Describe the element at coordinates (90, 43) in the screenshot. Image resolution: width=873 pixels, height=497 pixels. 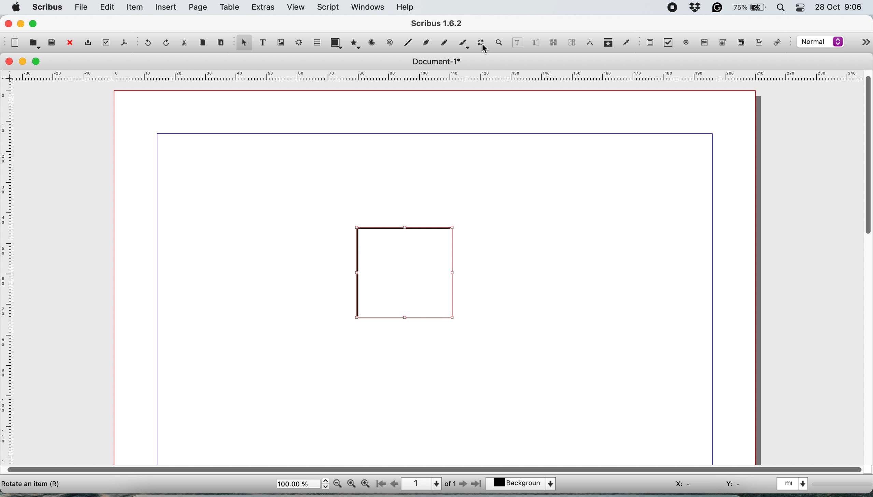
I see `print` at that location.